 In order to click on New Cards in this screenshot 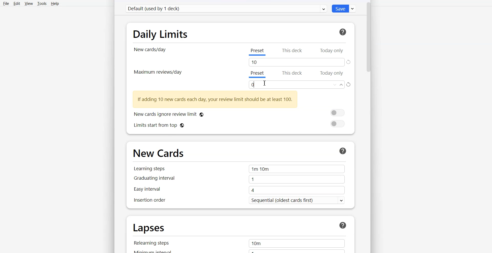, I will do `click(160, 154)`.